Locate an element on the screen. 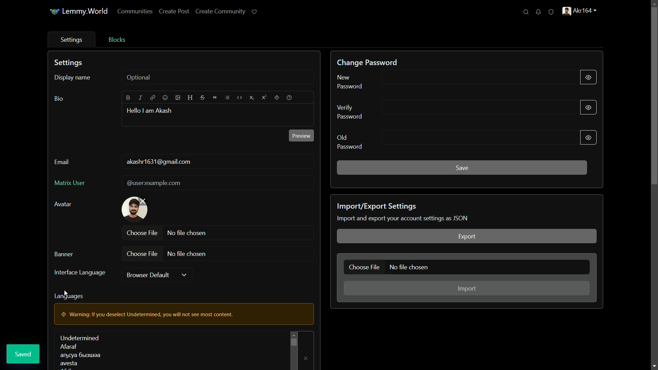  remove is located at coordinates (304, 358).